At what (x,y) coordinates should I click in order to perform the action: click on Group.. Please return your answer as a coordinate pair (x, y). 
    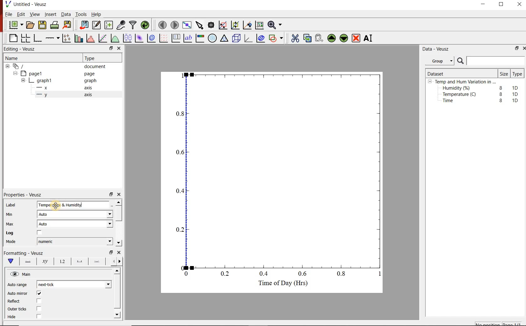
    Looking at the image, I should click on (441, 60).